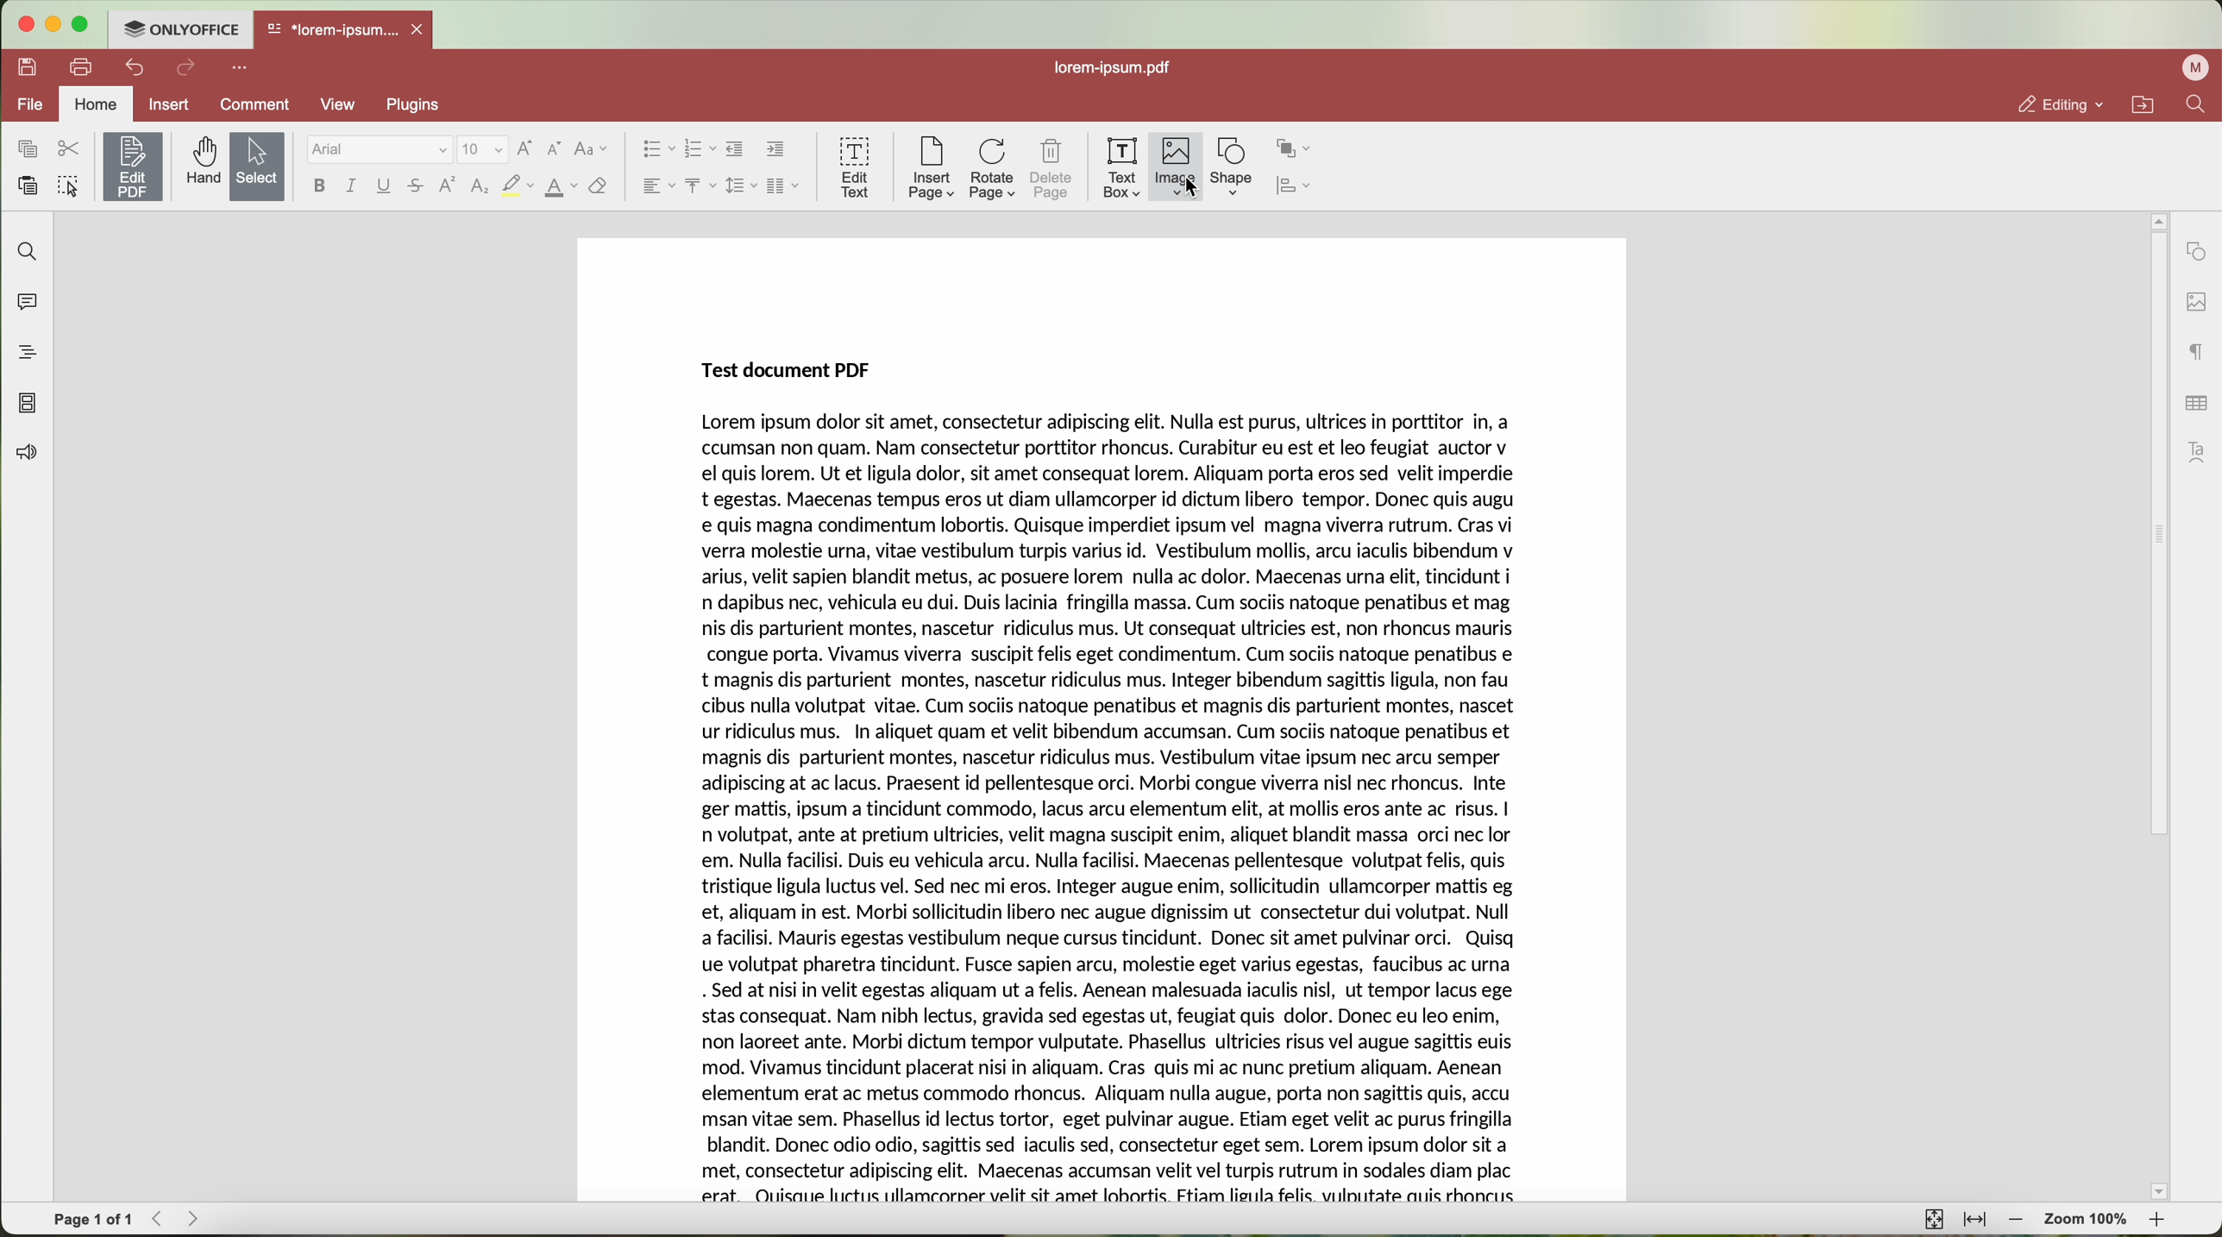  What do you see at coordinates (1177, 168) in the screenshot?
I see `Image` at bounding box center [1177, 168].